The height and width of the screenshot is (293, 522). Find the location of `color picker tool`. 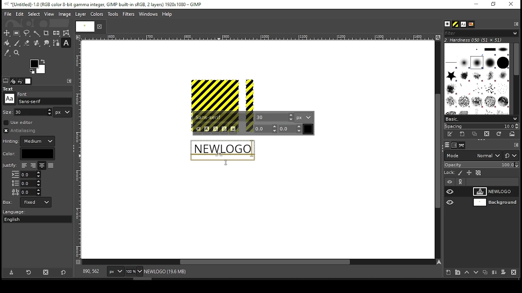

color picker tool is located at coordinates (7, 54).